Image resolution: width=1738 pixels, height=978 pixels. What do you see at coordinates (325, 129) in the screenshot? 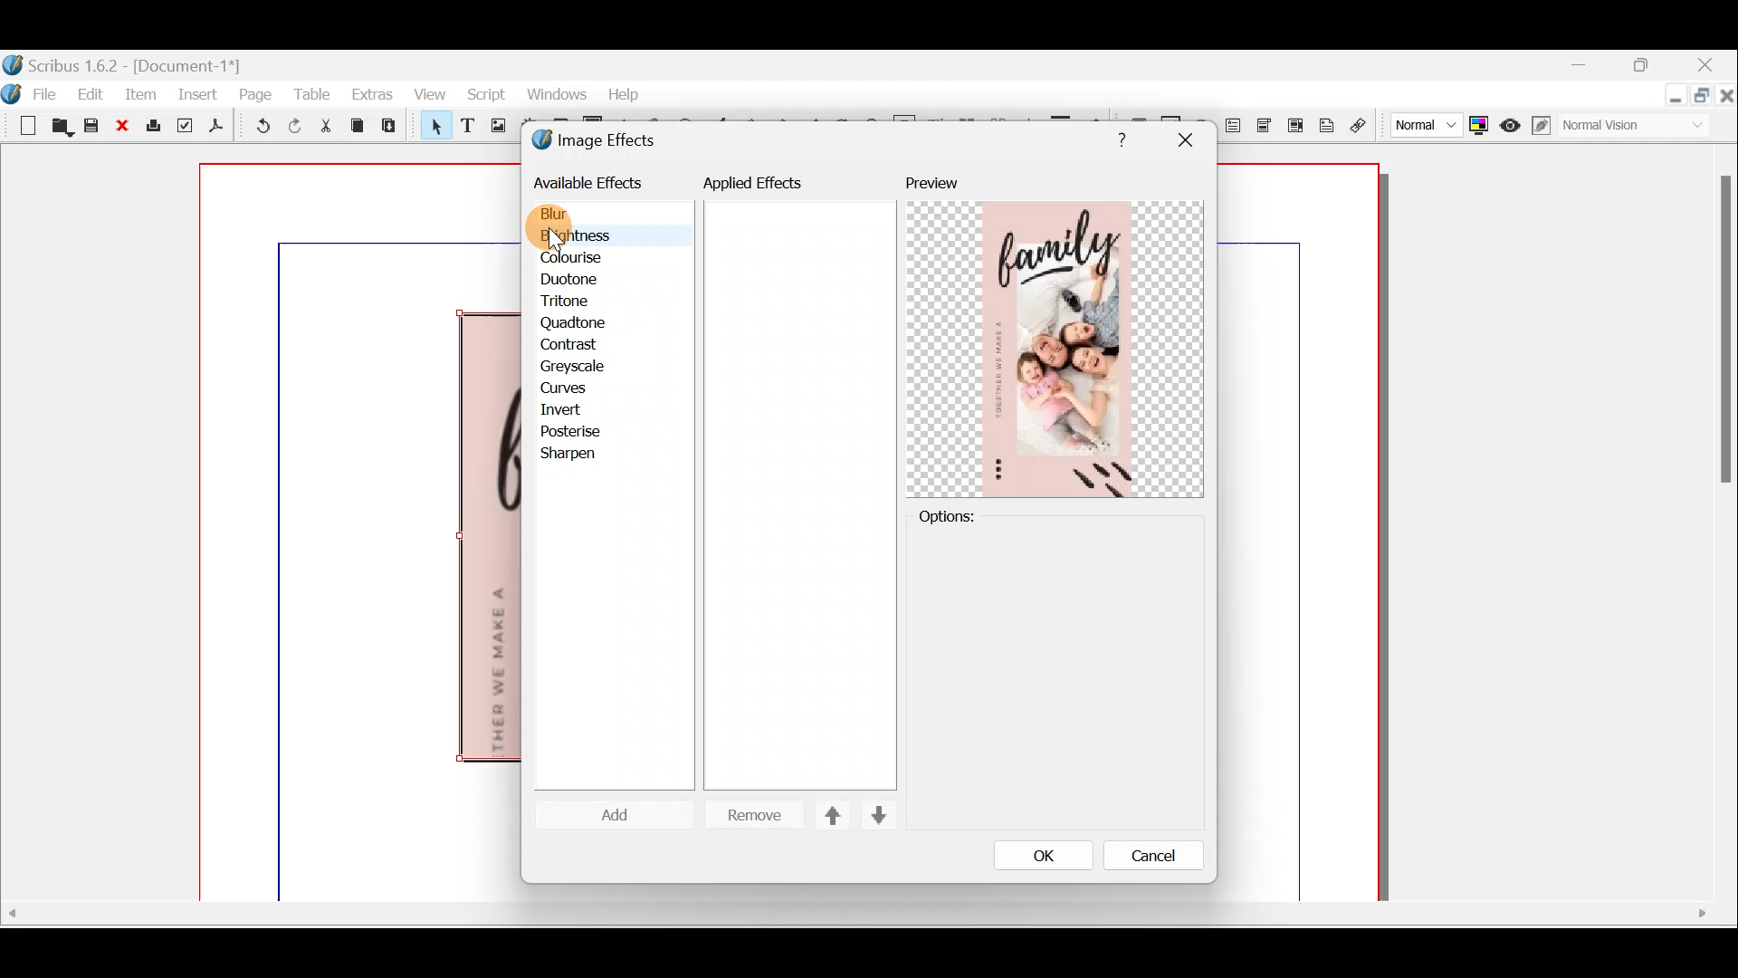
I see `Cut` at bounding box center [325, 129].